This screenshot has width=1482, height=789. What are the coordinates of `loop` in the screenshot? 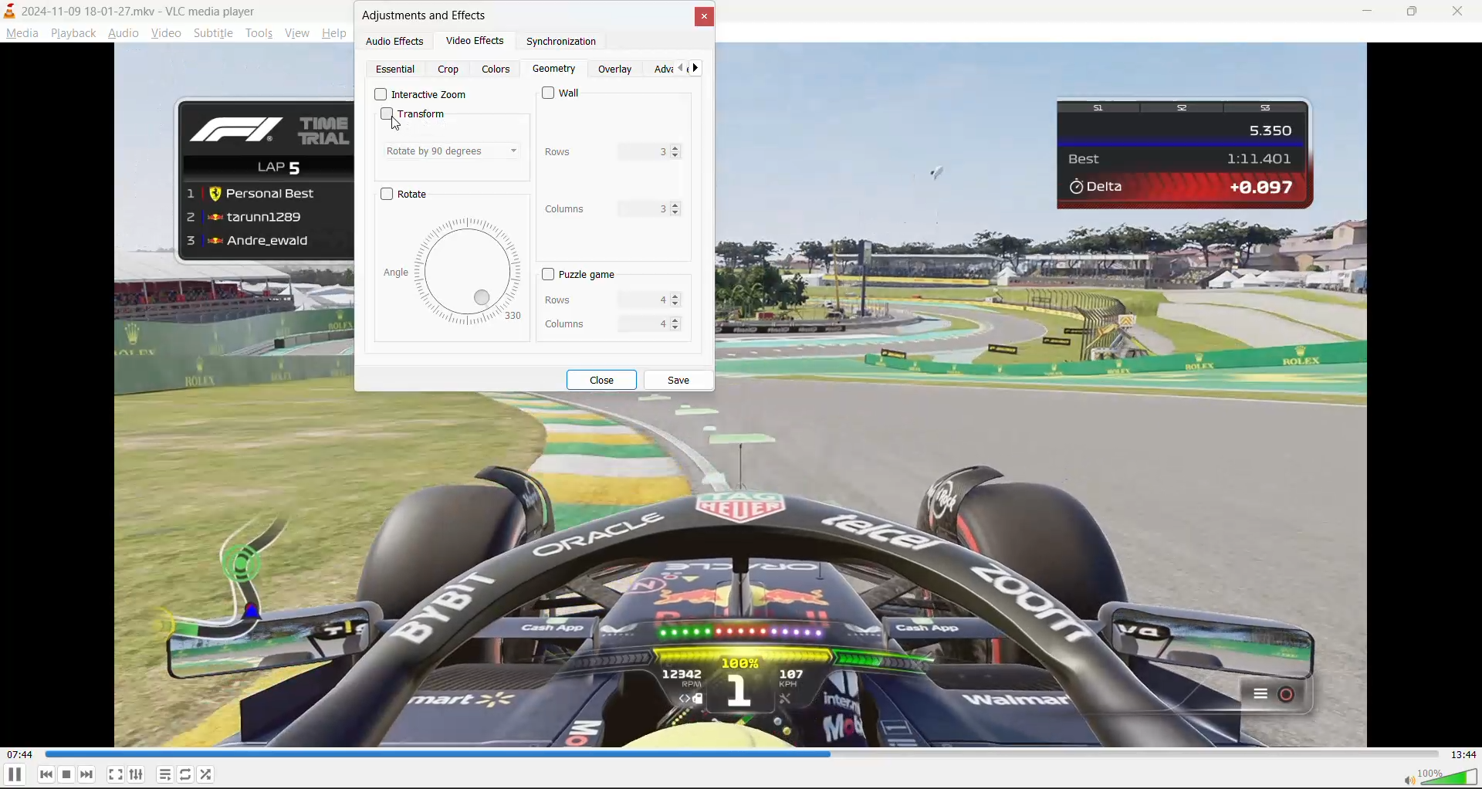 It's located at (185, 774).